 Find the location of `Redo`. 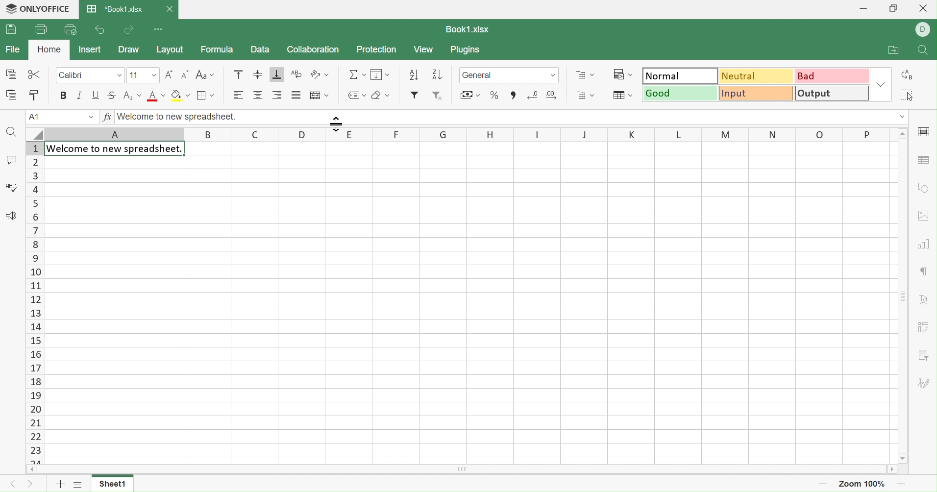

Redo is located at coordinates (131, 30).